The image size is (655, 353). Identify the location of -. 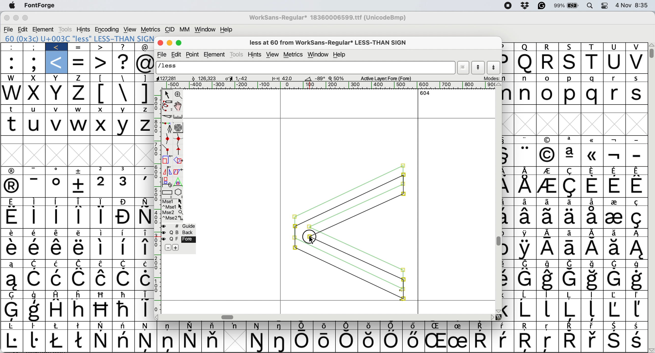
(36, 186).